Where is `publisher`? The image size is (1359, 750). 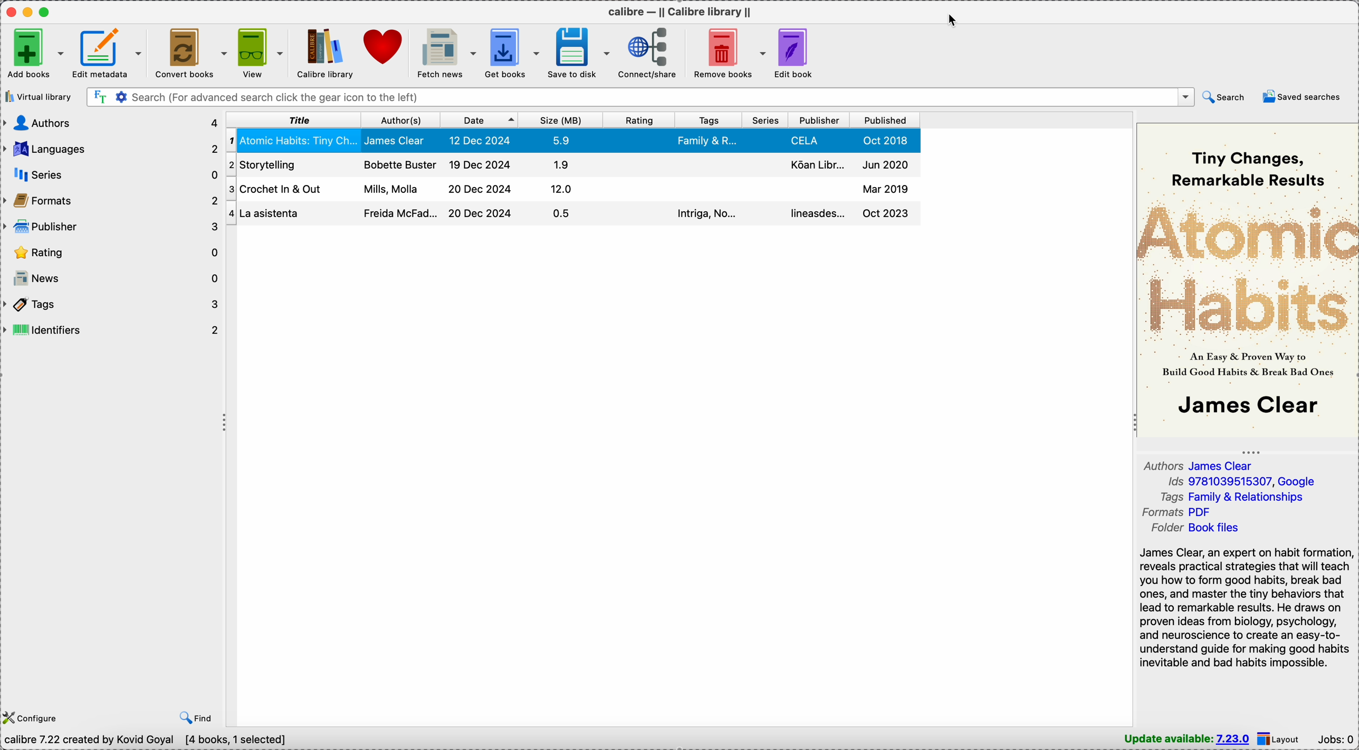 publisher is located at coordinates (113, 227).